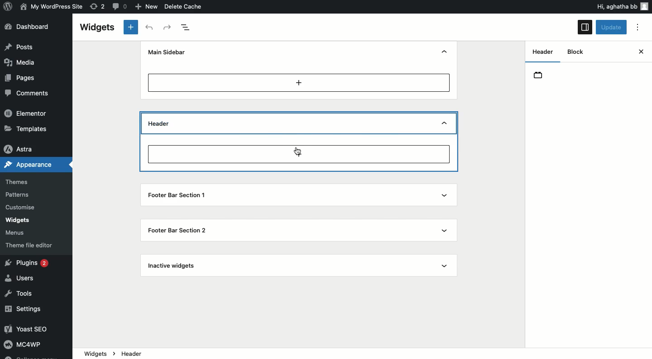 Image resolution: width=652 pixels, height=359 pixels. What do you see at coordinates (24, 310) in the screenshot?
I see `Settings` at bounding box center [24, 310].